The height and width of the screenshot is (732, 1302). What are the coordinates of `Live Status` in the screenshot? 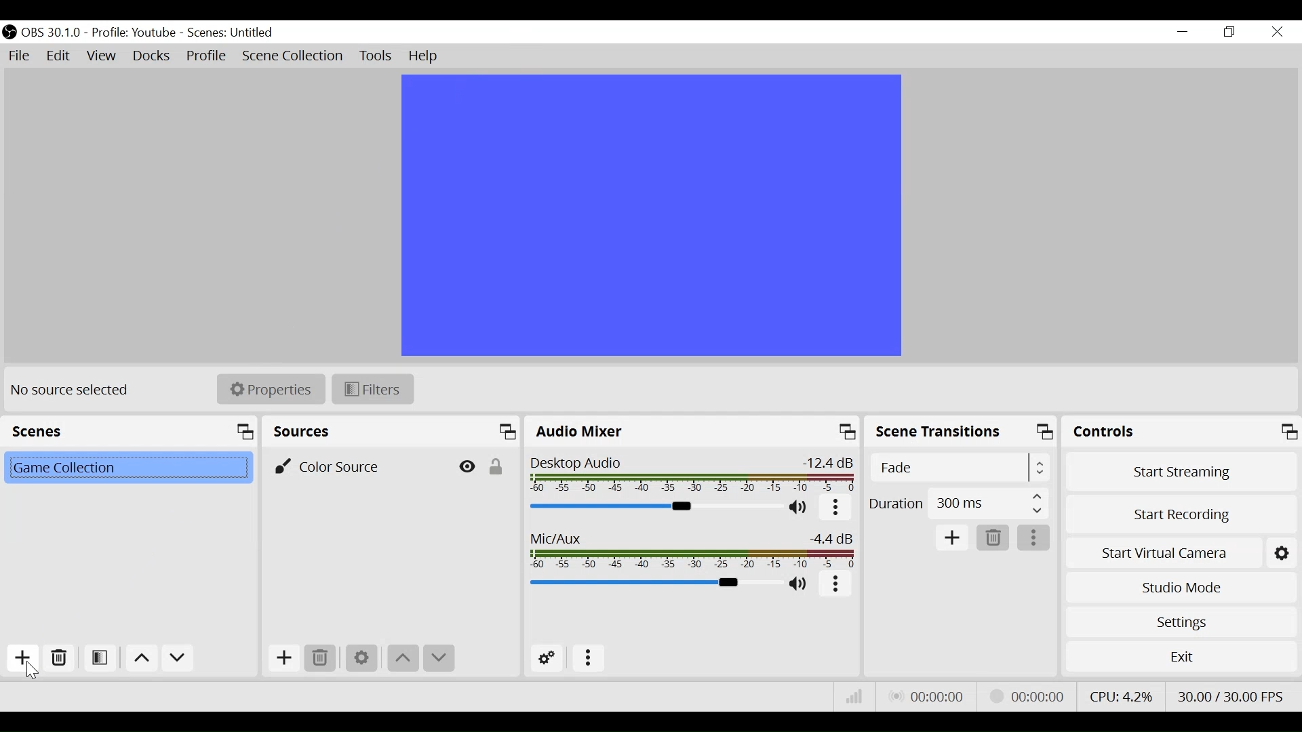 It's located at (926, 695).